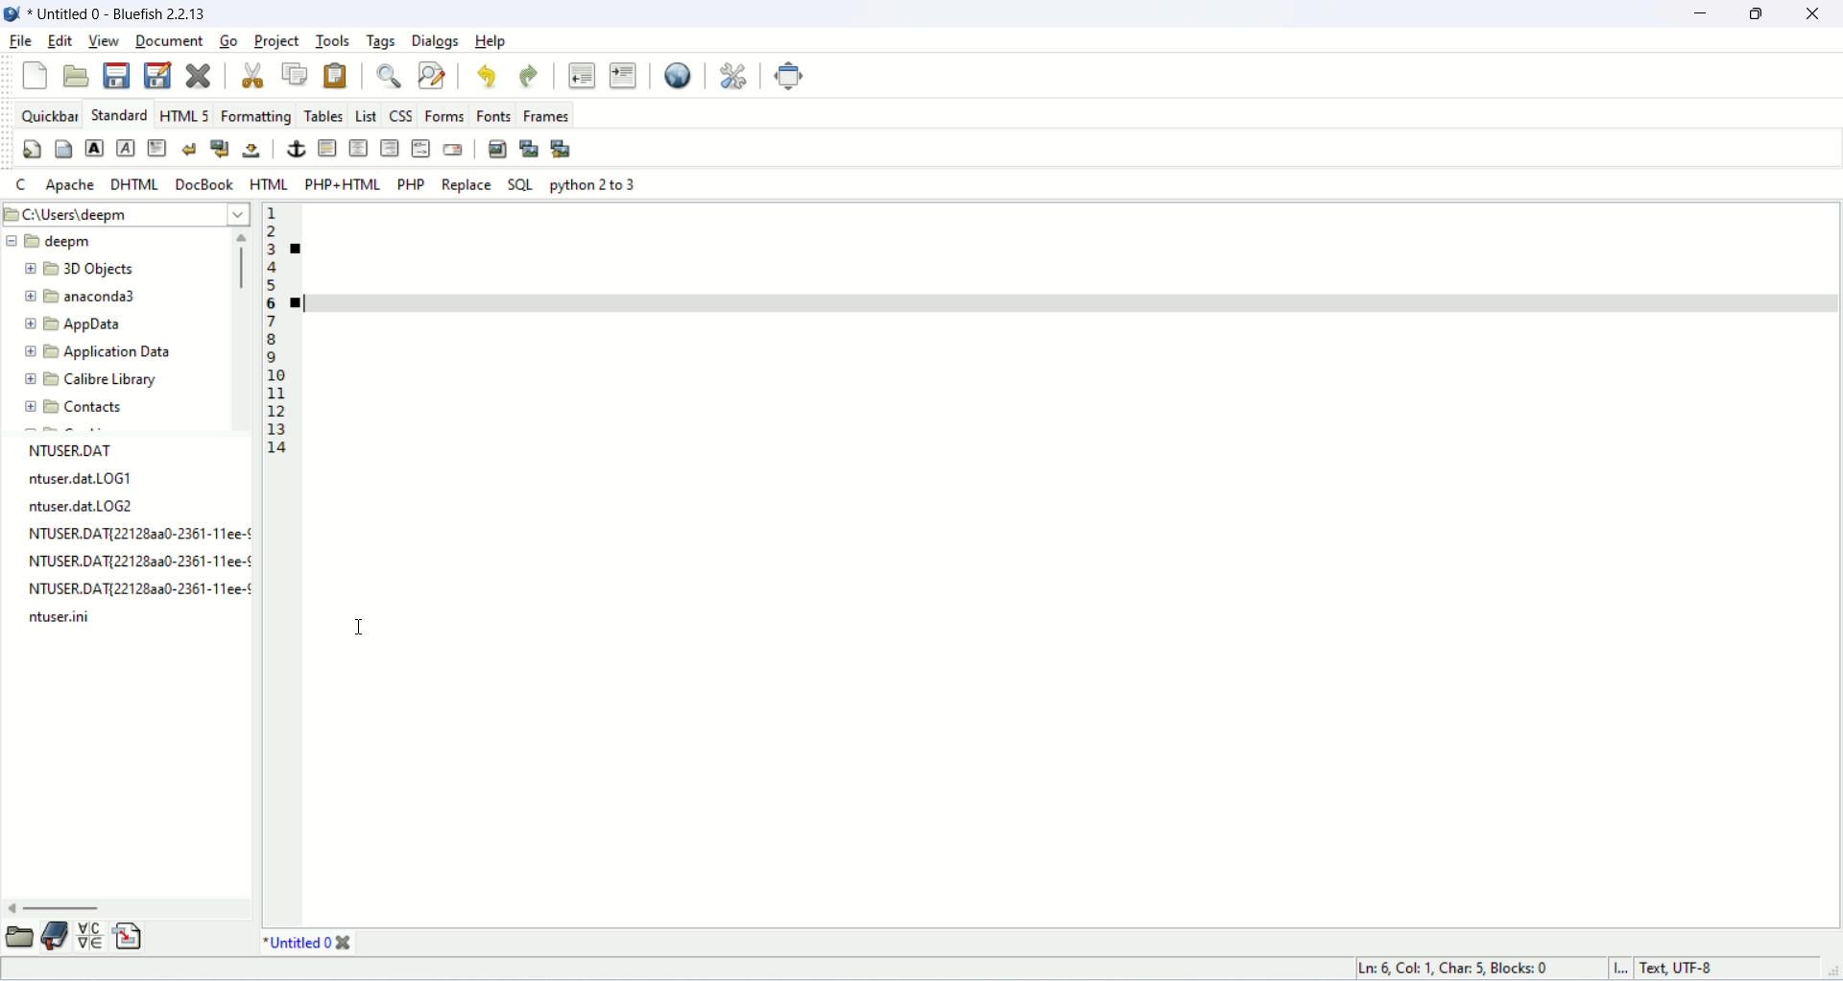  What do you see at coordinates (485, 75) in the screenshot?
I see `undo` at bounding box center [485, 75].